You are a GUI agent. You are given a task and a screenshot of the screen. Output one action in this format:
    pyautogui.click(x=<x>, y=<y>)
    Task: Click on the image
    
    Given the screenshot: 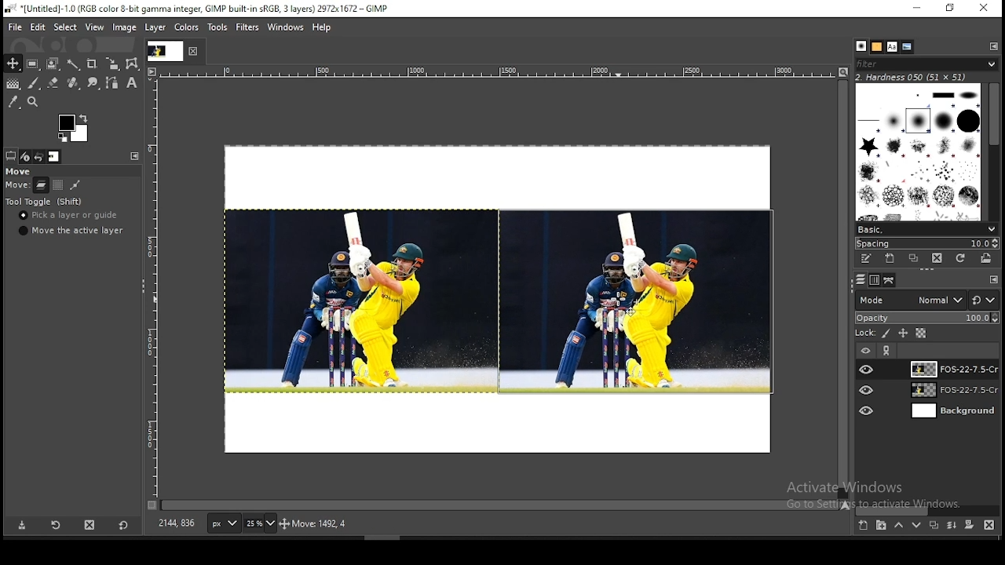 What is the action you would take?
    pyautogui.click(x=358, y=301)
    